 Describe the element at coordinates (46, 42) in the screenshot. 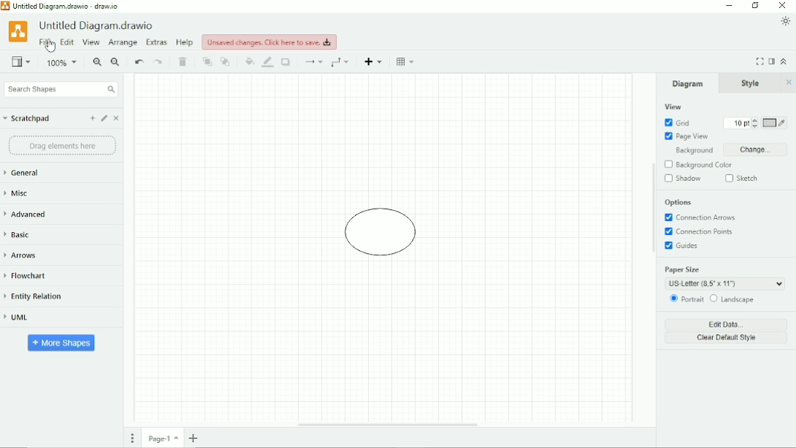

I see `File` at that location.